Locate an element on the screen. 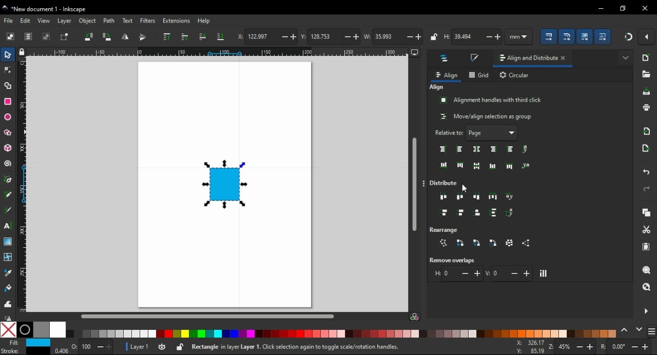  minimum horizontal gap between bounding box is located at coordinates (457, 273).